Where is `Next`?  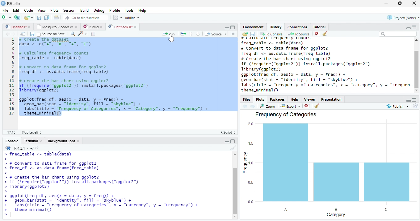
Next is located at coordinates (253, 106).